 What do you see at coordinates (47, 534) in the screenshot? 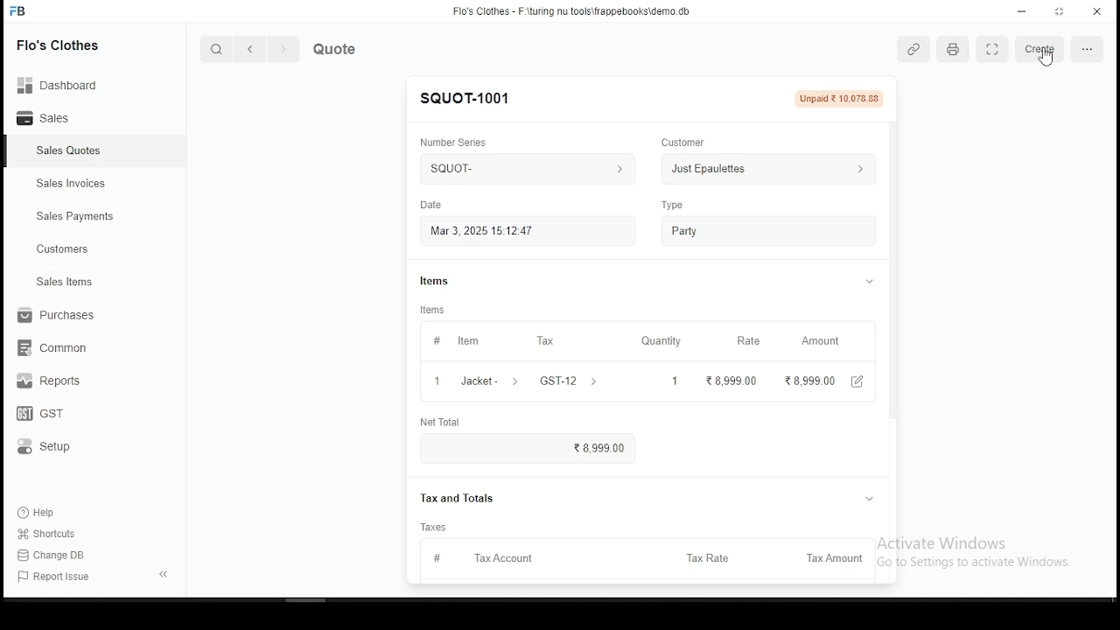
I see `shortouts` at bounding box center [47, 534].